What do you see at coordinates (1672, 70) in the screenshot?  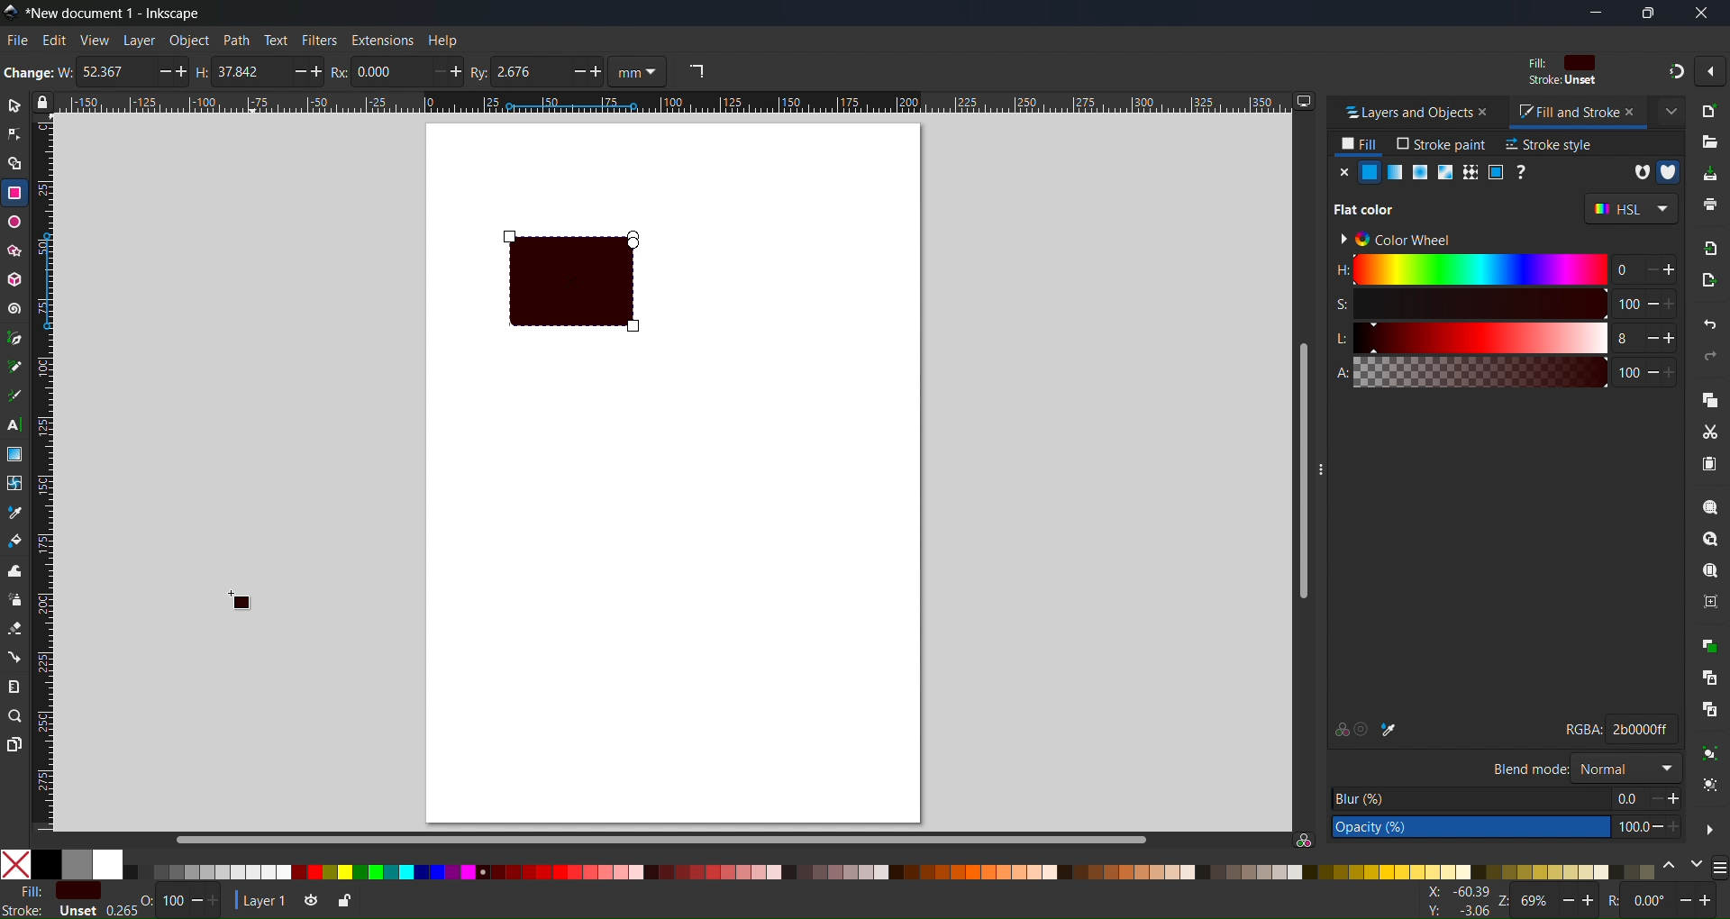 I see `Snapping` at bounding box center [1672, 70].